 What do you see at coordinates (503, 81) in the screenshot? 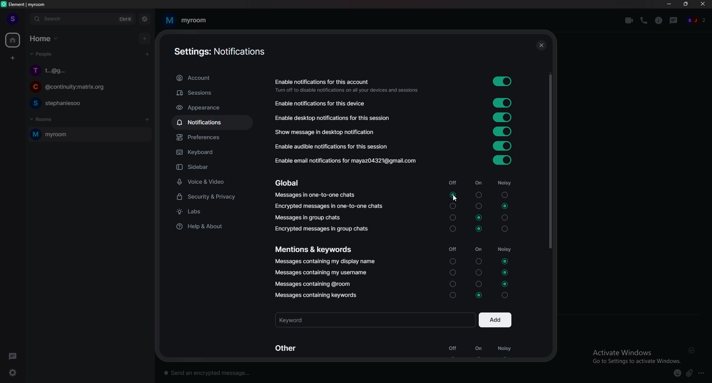
I see `toggle` at bounding box center [503, 81].